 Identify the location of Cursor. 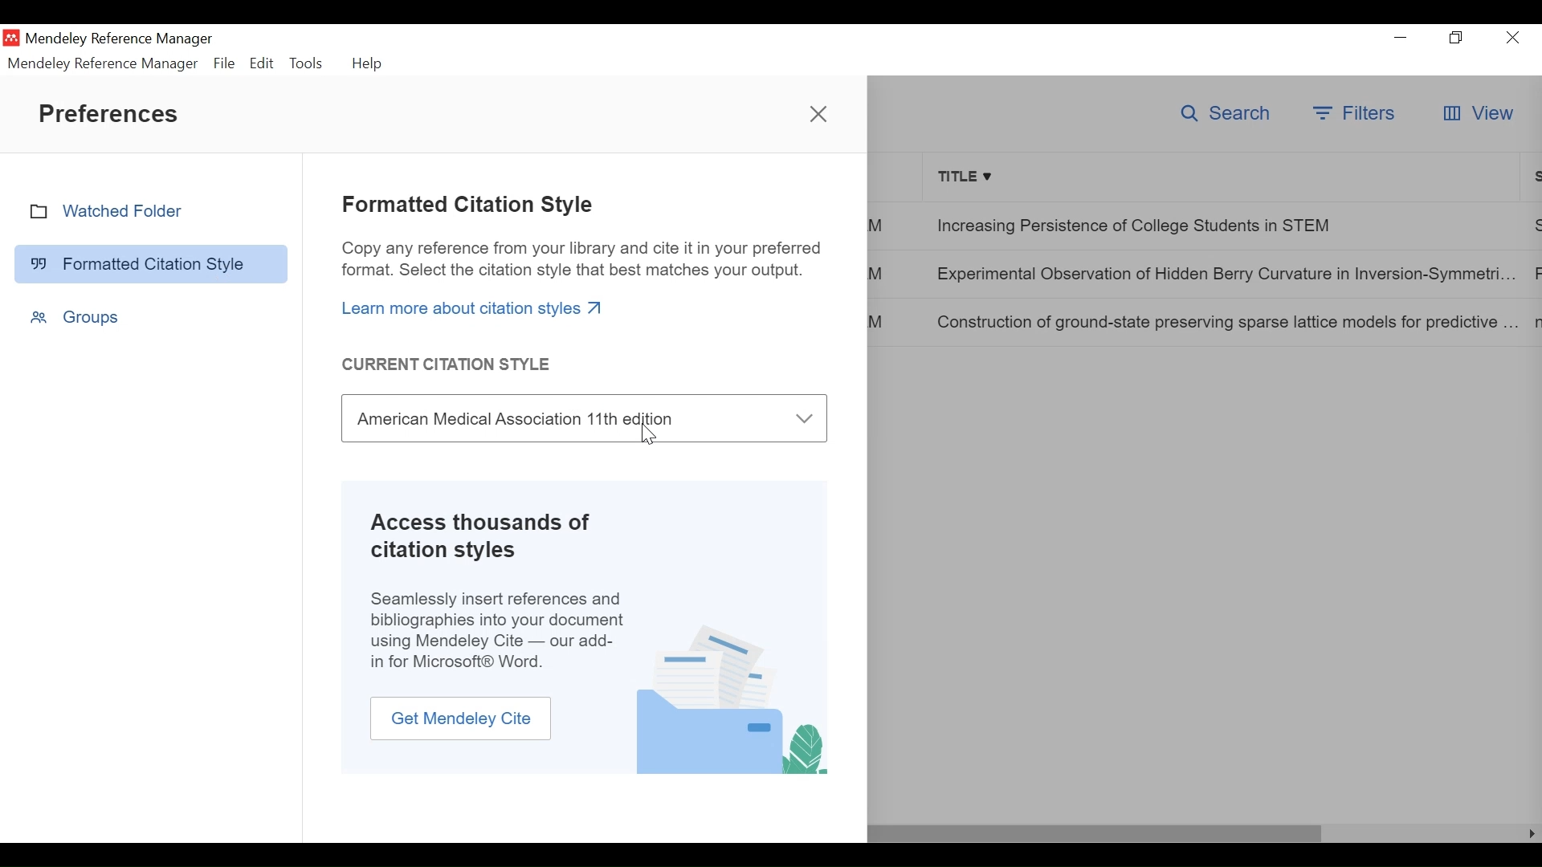
(650, 436).